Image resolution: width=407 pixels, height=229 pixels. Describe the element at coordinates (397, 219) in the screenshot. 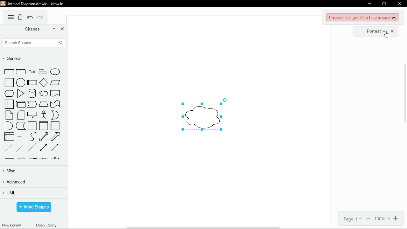

I see `zoom in` at that location.